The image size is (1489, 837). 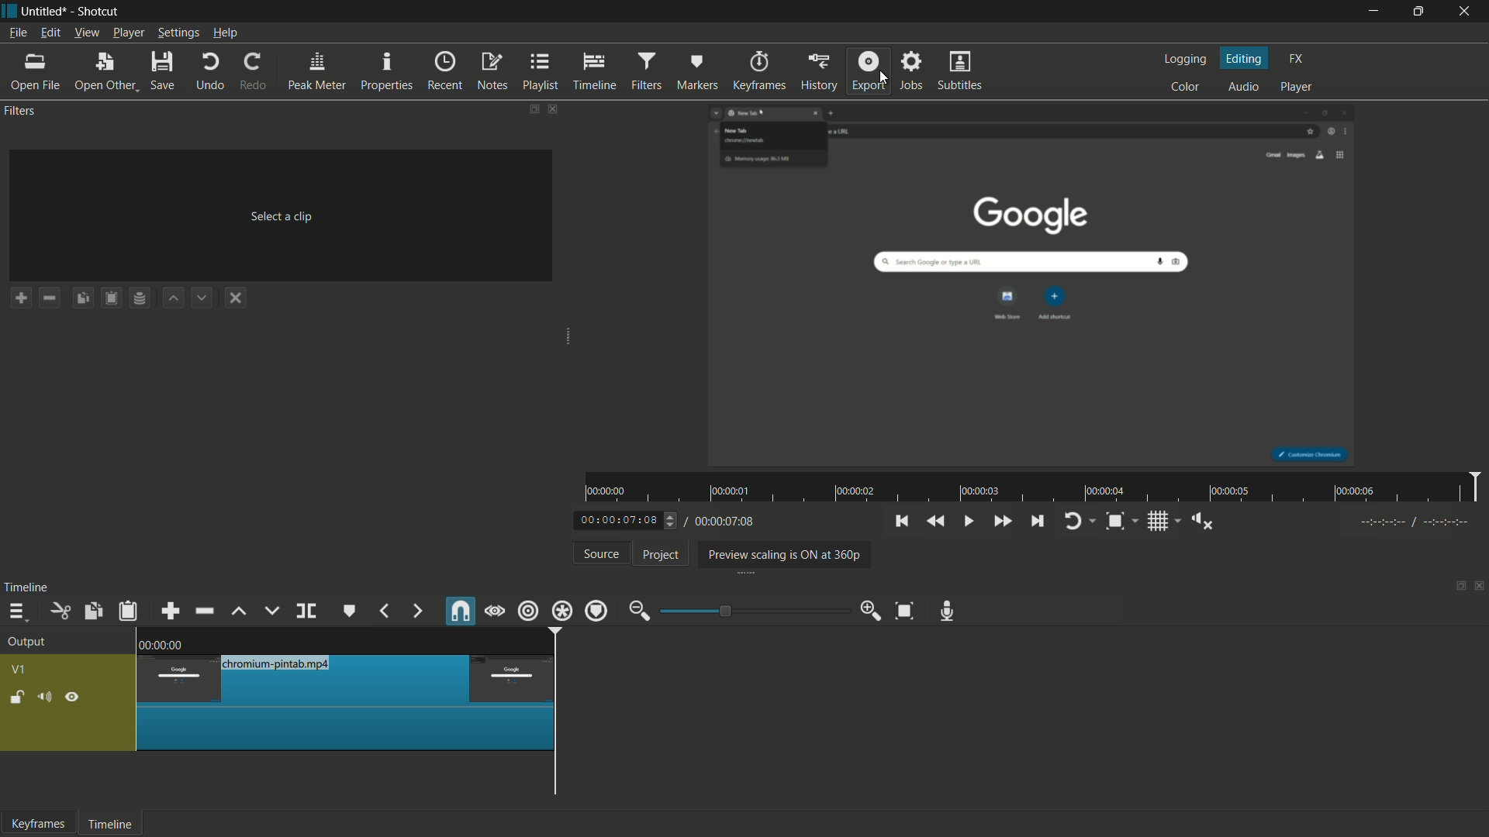 What do you see at coordinates (73, 700) in the screenshot?
I see `hide` at bounding box center [73, 700].